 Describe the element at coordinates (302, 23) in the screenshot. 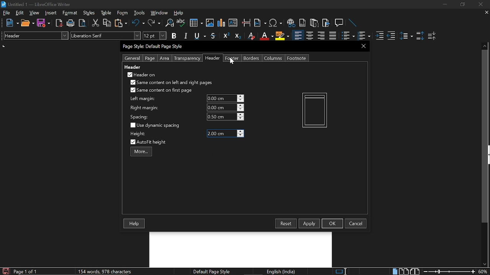

I see `Insert endnote` at that location.